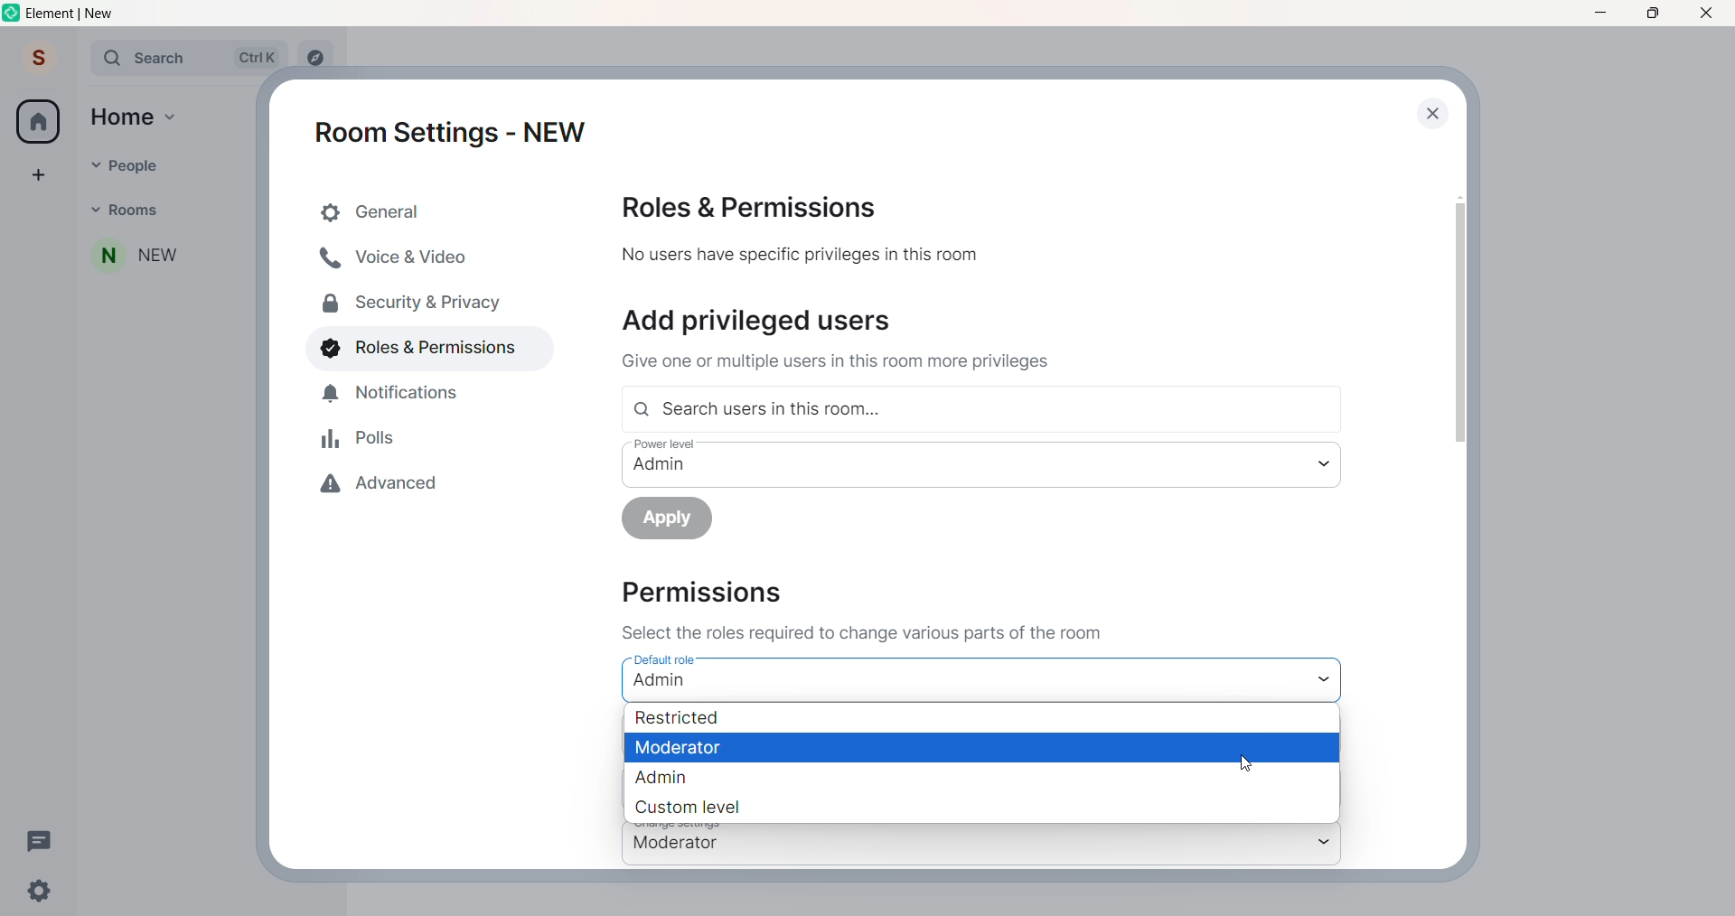  Describe the element at coordinates (403, 301) in the screenshot. I see `security and privacy` at that location.